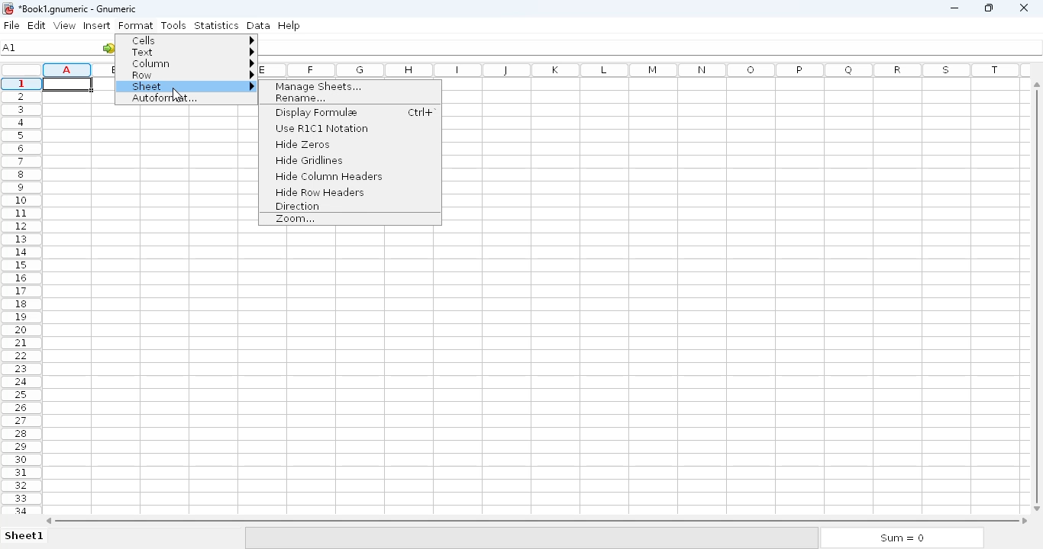 The image size is (1043, 549). What do you see at coordinates (647, 70) in the screenshot?
I see `columns` at bounding box center [647, 70].